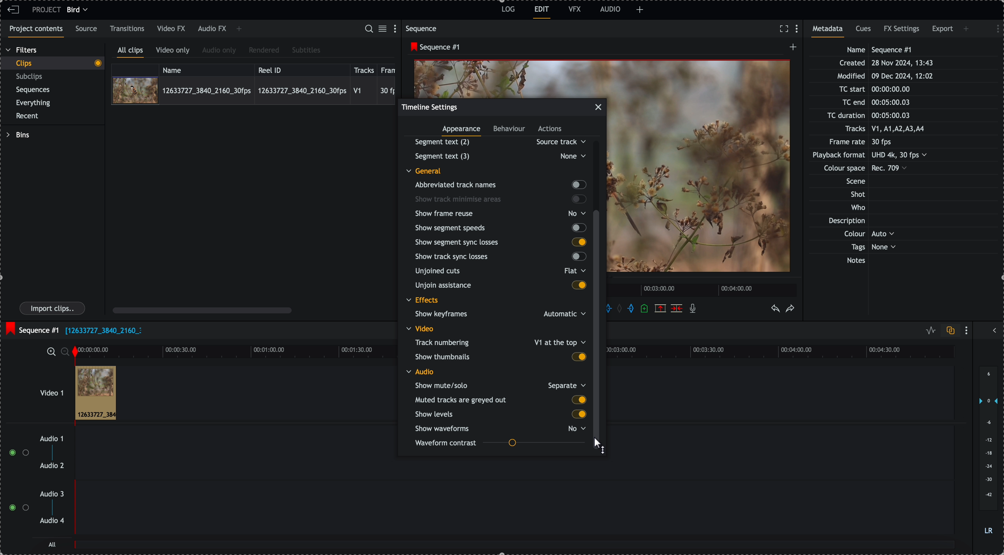 The image size is (1004, 555). I want to click on sequence #1, so click(31, 328).